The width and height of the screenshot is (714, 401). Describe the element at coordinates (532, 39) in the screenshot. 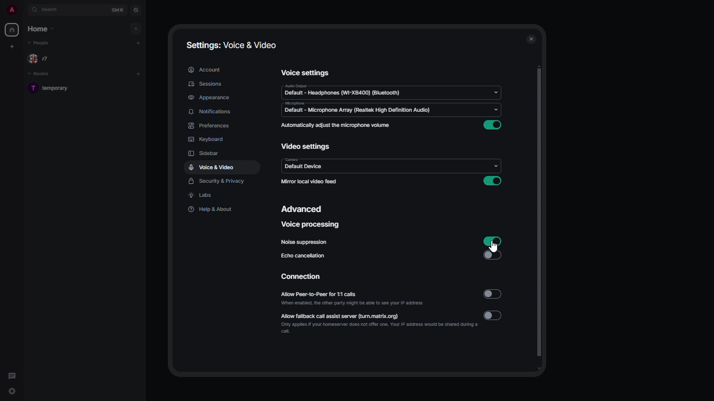

I see `close` at that location.